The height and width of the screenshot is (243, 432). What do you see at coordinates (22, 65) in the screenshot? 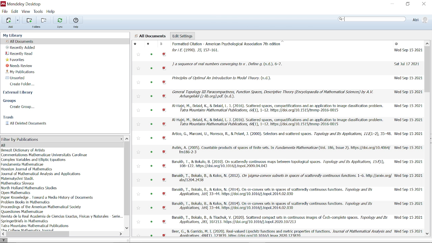
I see `Needs review` at bounding box center [22, 65].